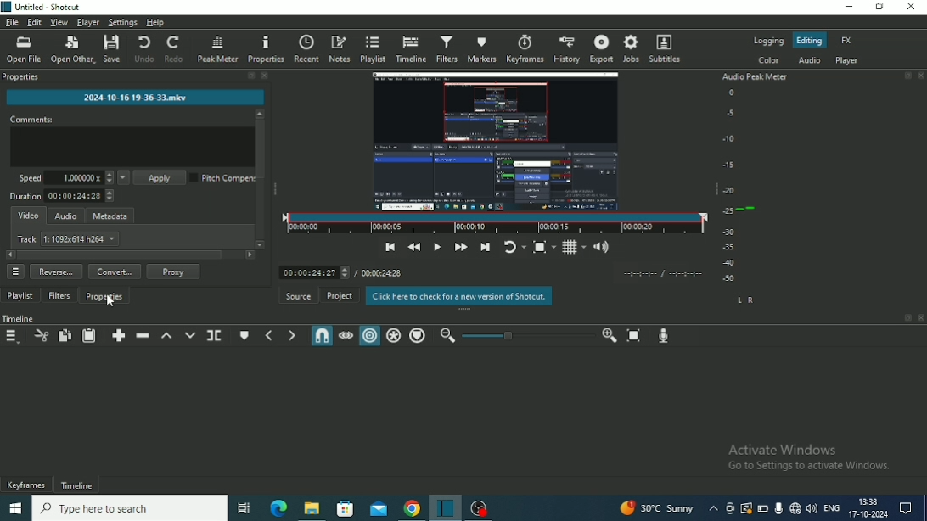 The width and height of the screenshot is (927, 521). What do you see at coordinates (112, 304) in the screenshot?
I see `mouse pointer` at bounding box center [112, 304].